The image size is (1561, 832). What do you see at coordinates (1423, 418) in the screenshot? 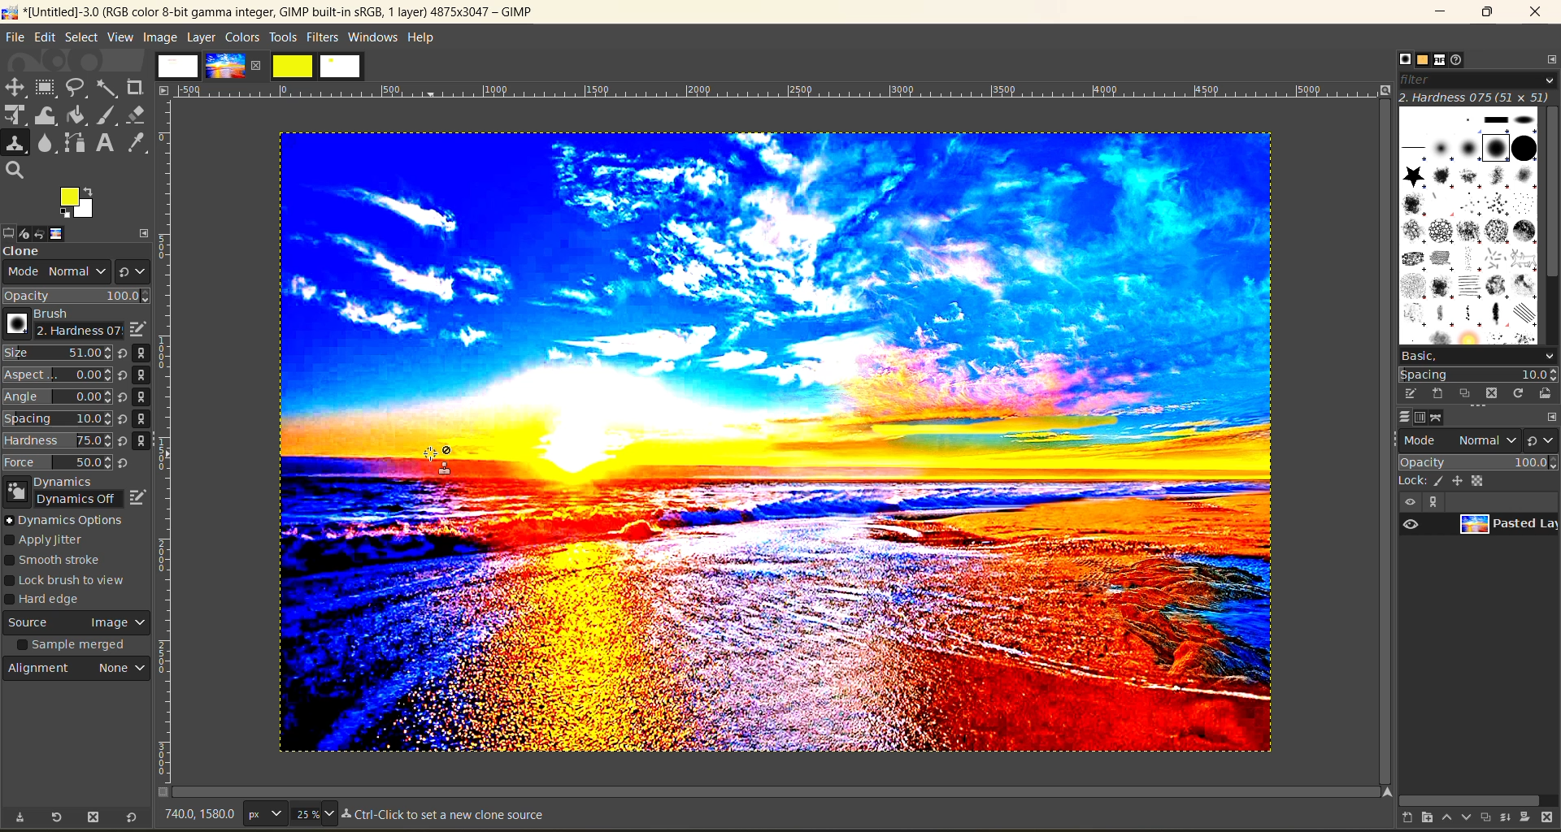
I see `channels` at bounding box center [1423, 418].